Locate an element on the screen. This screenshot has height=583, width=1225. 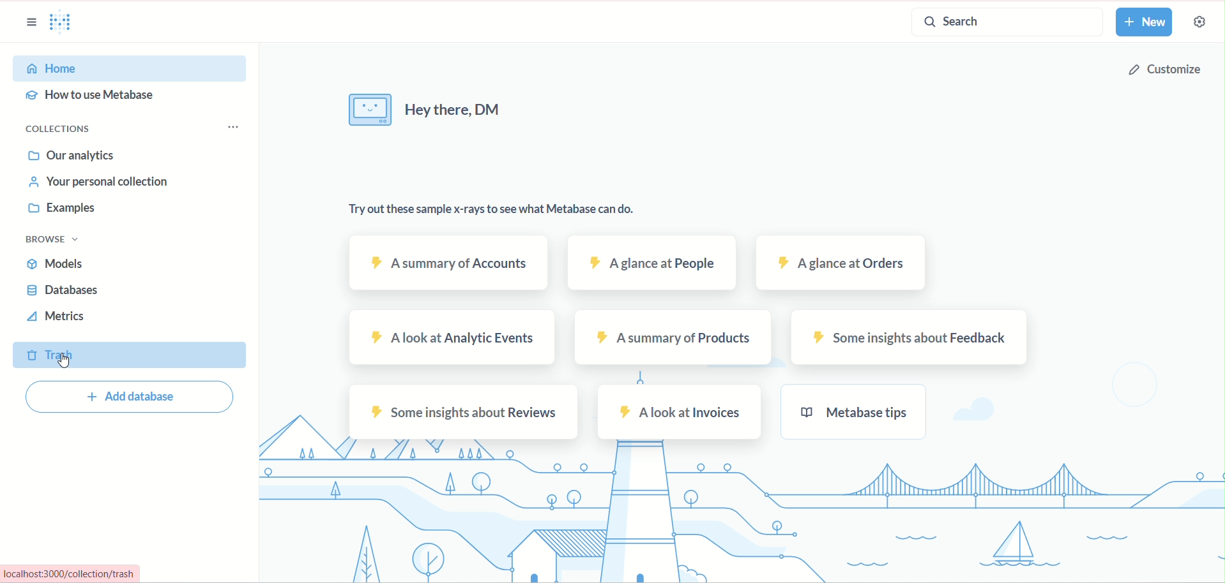
Hey there,DM is located at coordinates (425, 108).